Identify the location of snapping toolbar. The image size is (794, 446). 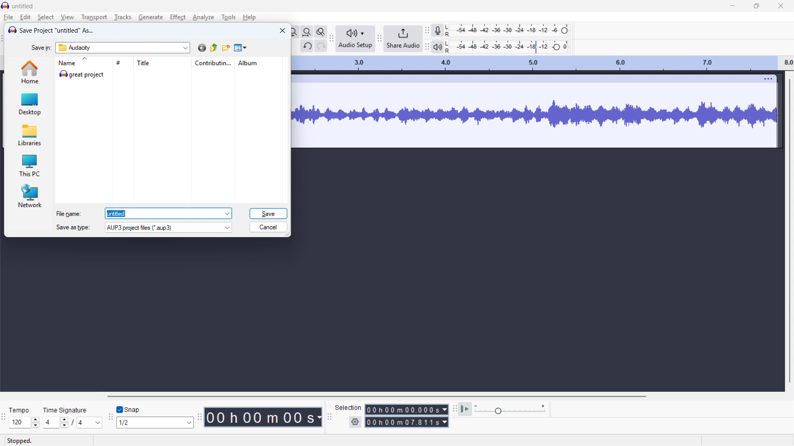
(110, 418).